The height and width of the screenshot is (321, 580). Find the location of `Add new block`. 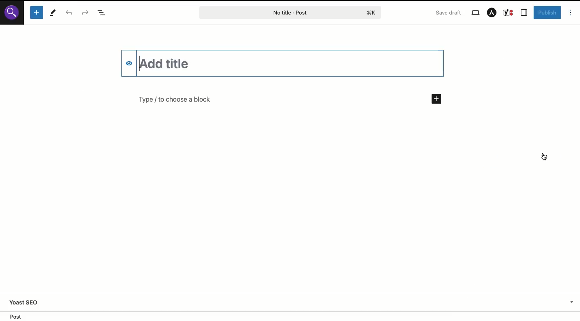

Add new block is located at coordinates (436, 98).